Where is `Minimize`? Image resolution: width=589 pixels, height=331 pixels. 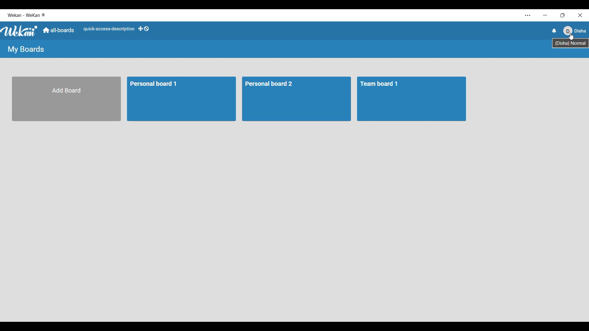
Minimize is located at coordinates (544, 15).